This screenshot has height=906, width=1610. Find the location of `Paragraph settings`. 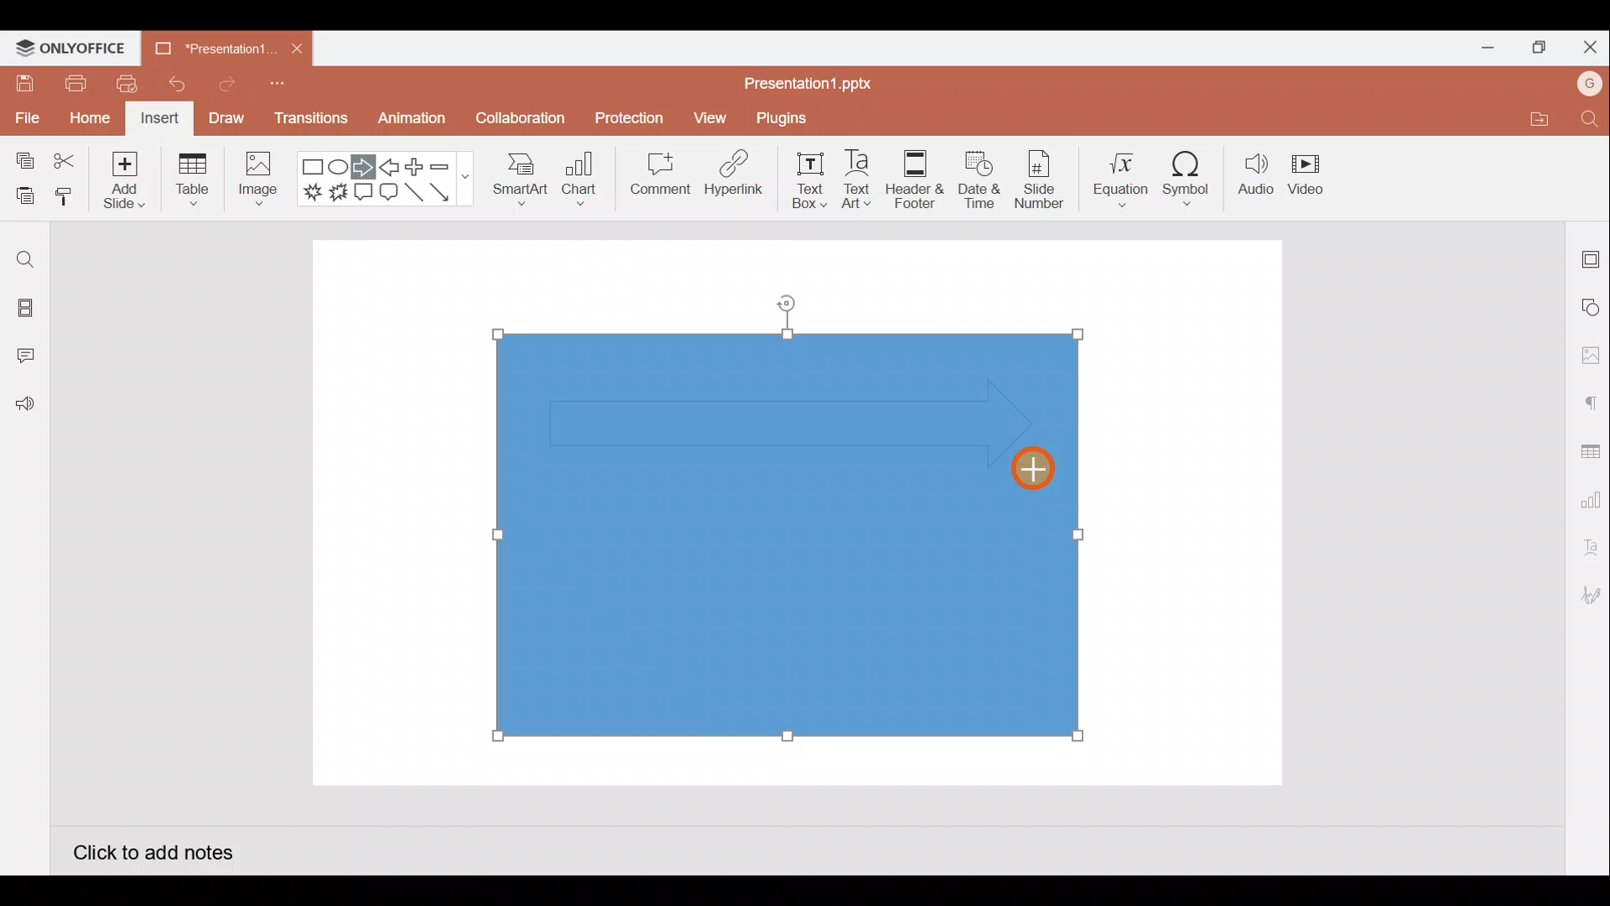

Paragraph settings is located at coordinates (1590, 401).